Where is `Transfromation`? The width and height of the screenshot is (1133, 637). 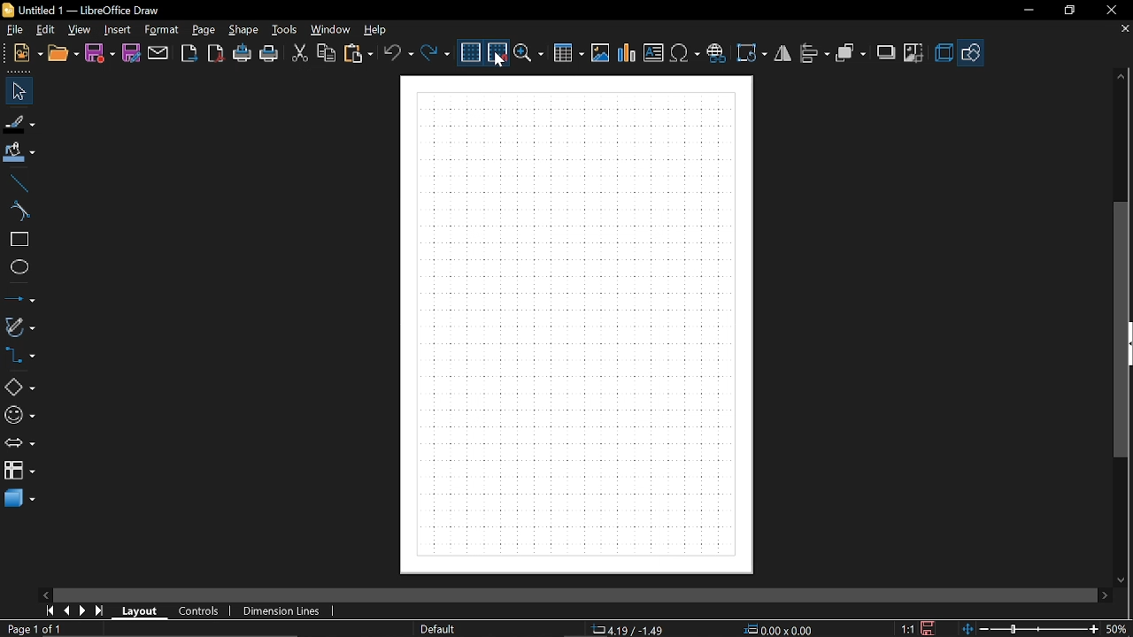 Transfromation is located at coordinates (754, 52).